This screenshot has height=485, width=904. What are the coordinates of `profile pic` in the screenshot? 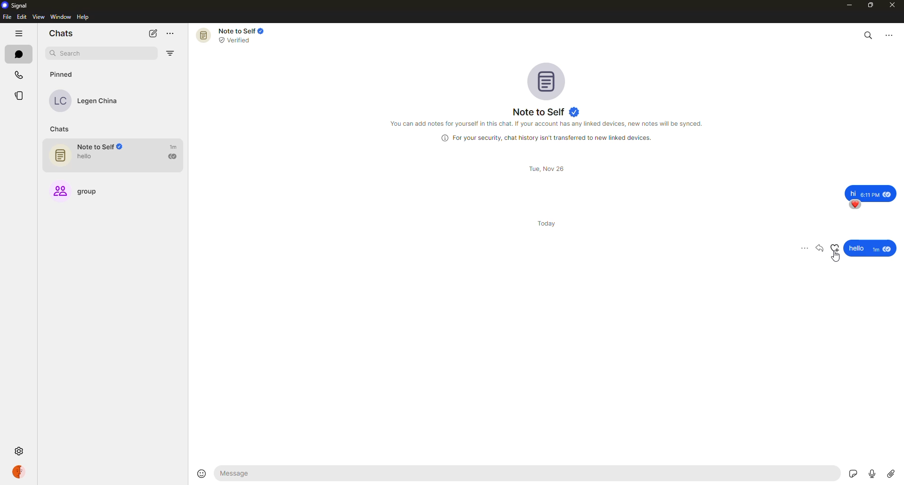 It's located at (549, 81).